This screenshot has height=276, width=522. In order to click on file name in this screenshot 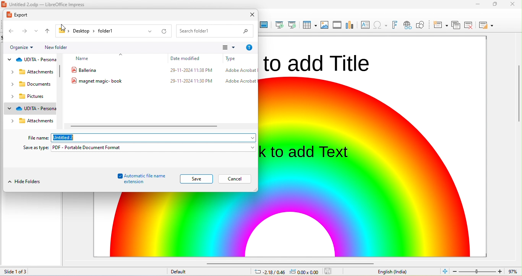, I will do `click(163, 80)`.